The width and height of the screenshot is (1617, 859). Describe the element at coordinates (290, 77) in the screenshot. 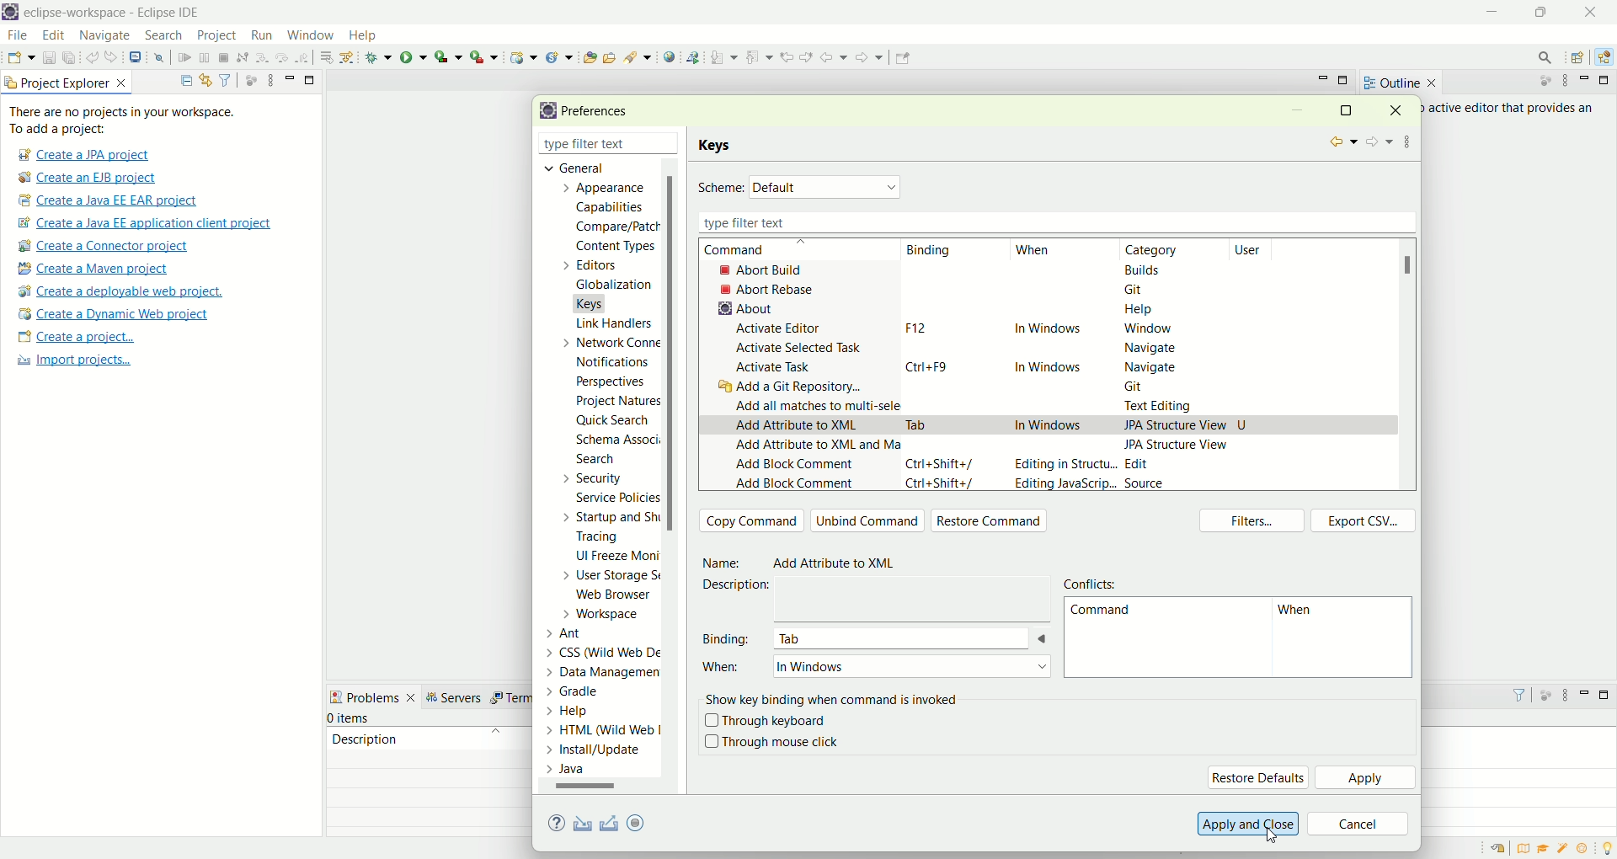

I see `minimize` at that location.